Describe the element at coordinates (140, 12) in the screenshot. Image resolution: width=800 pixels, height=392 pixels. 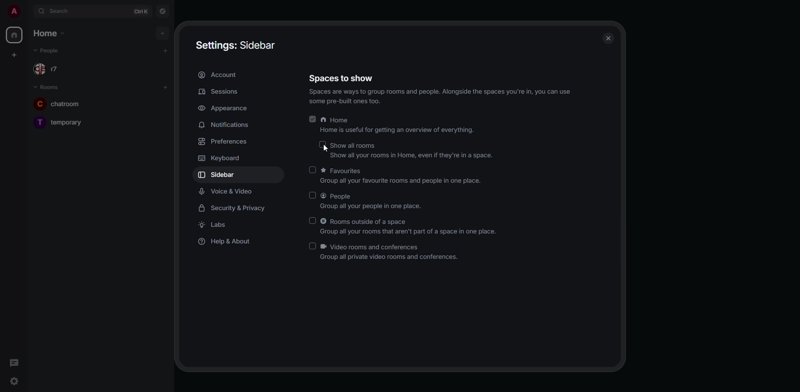
I see `ctrl K` at that location.